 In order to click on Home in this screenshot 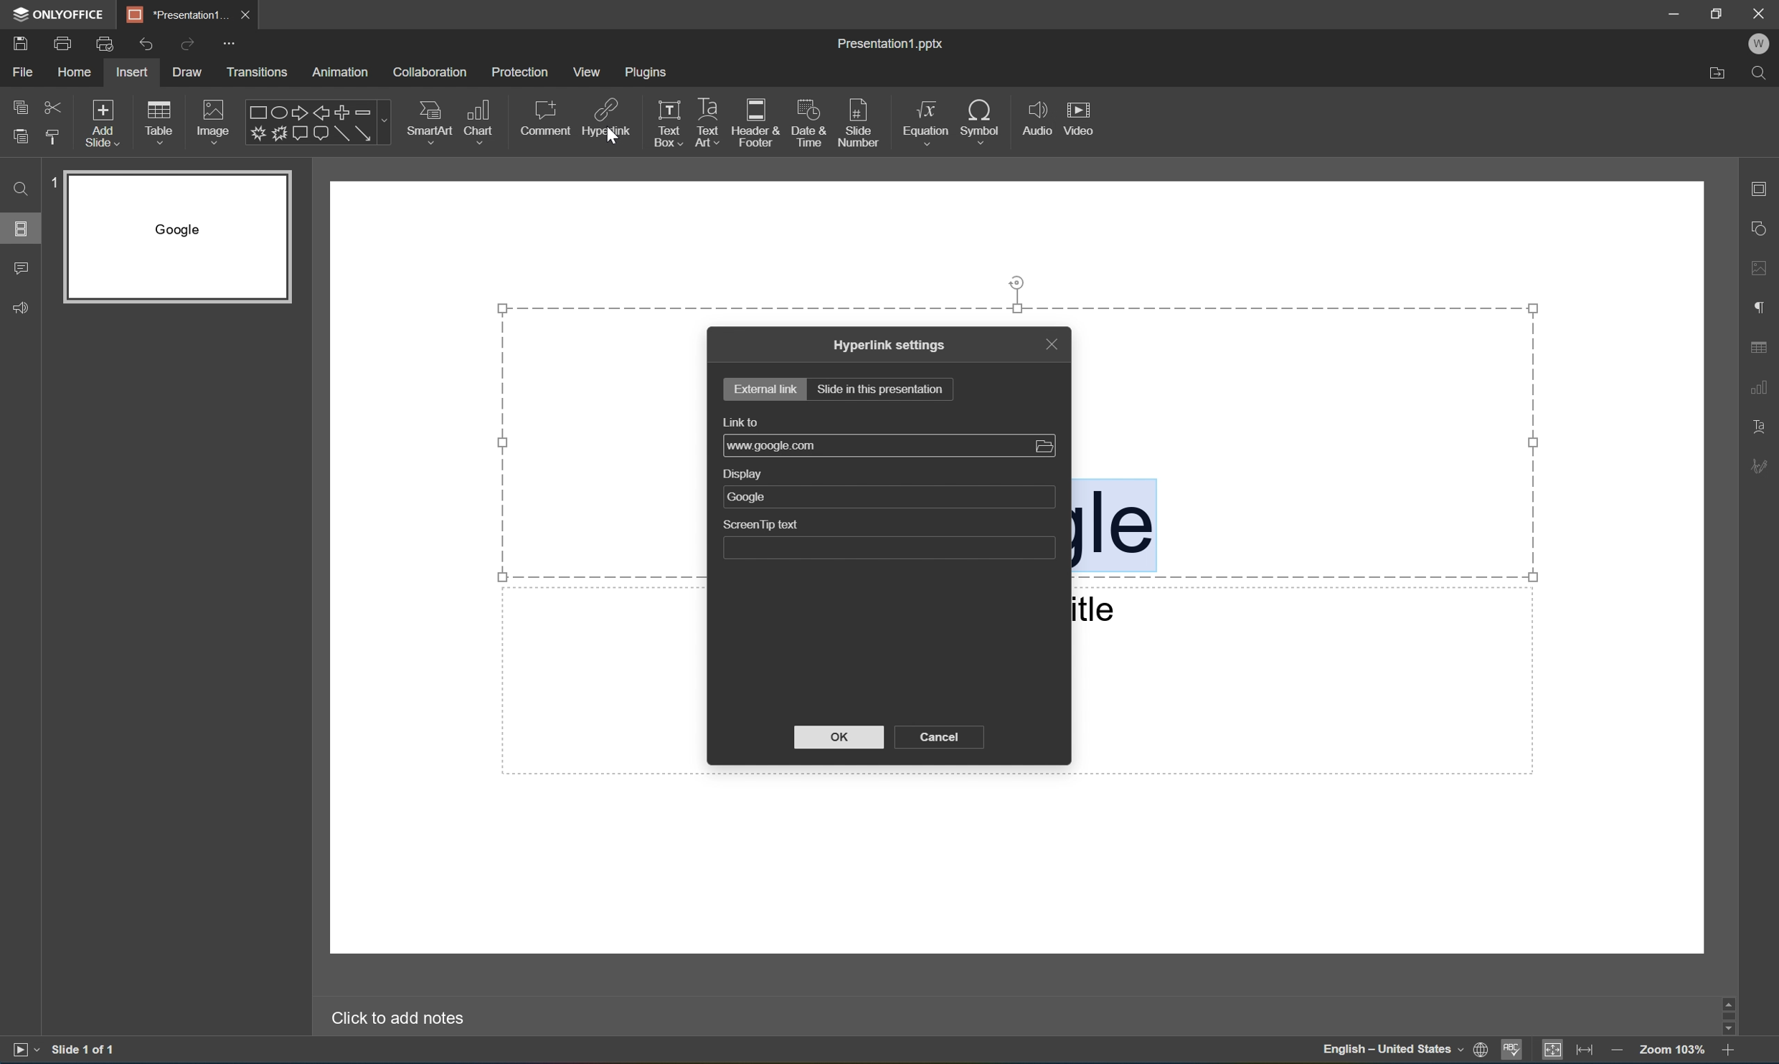, I will do `click(77, 72)`.